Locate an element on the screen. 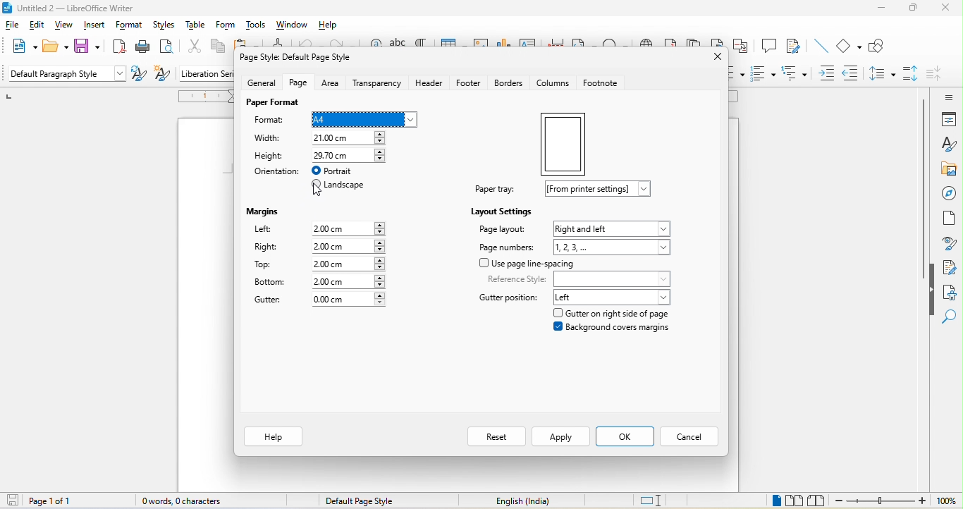 Image resolution: width=963 pixels, height=509 pixels. cursor movement is located at coordinates (318, 193).